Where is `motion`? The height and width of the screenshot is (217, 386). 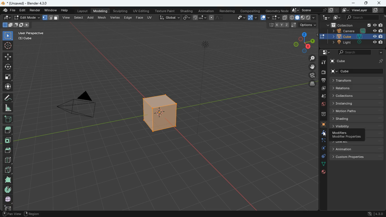
motion is located at coordinates (357, 111).